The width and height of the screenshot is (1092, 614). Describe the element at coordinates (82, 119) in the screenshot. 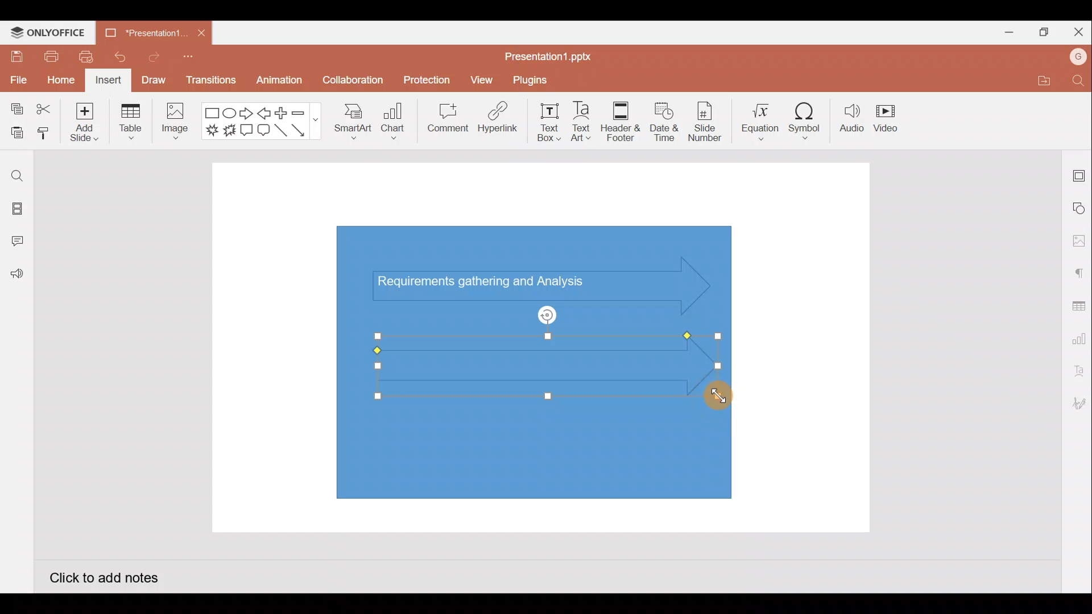

I see `Add slide` at that location.